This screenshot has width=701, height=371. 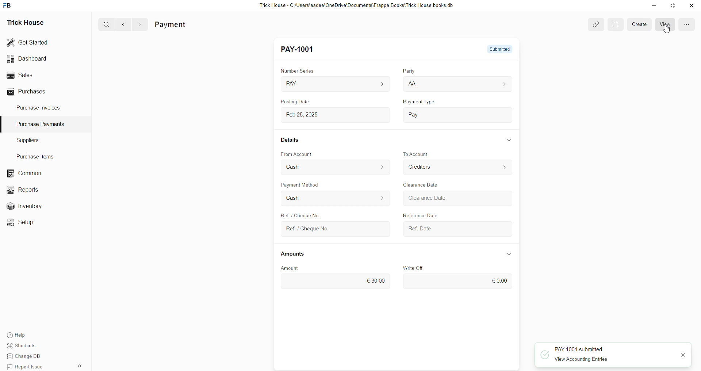 I want to click on Ref. Date, so click(x=424, y=227).